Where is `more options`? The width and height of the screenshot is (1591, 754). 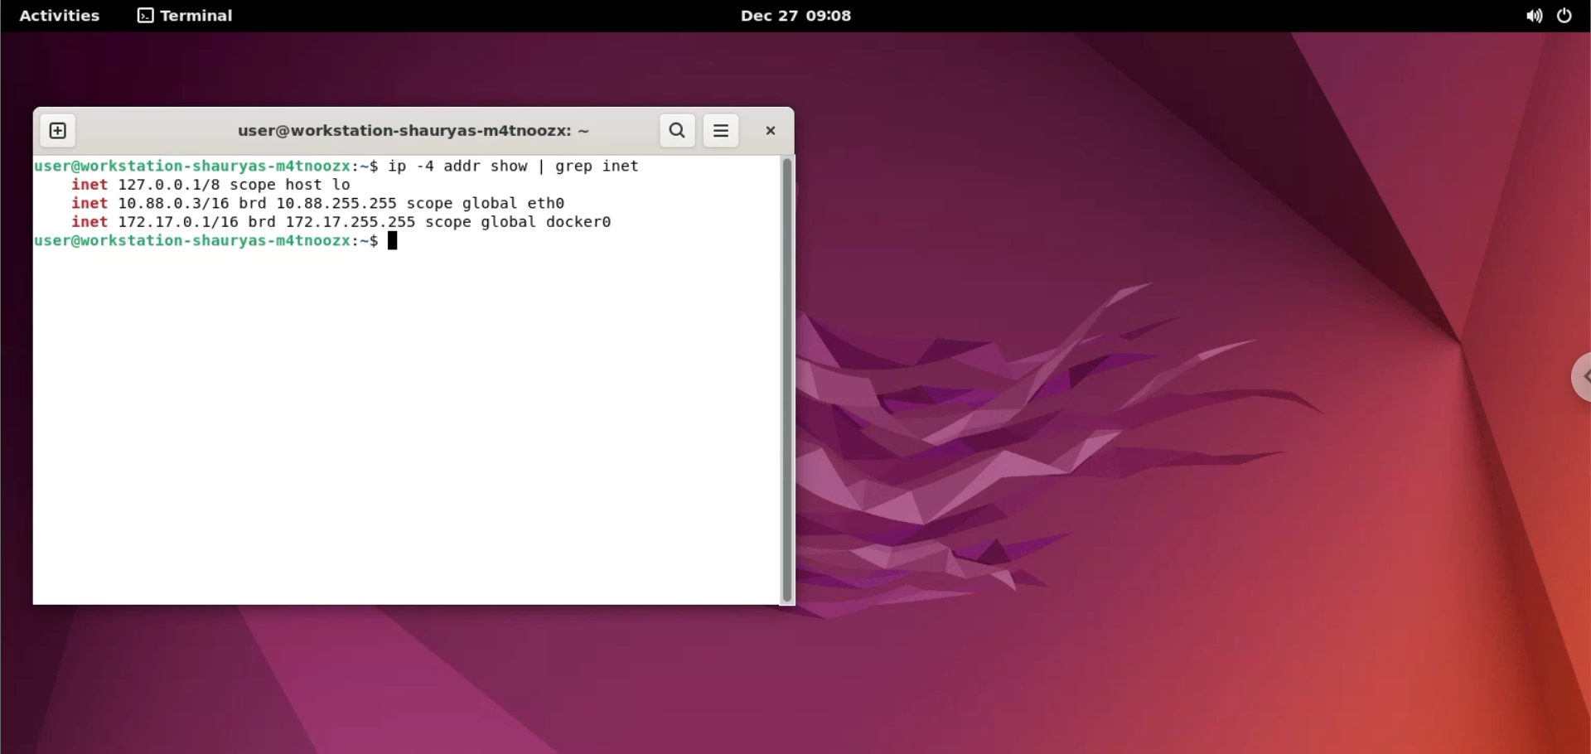 more options is located at coordinates (720, 130).